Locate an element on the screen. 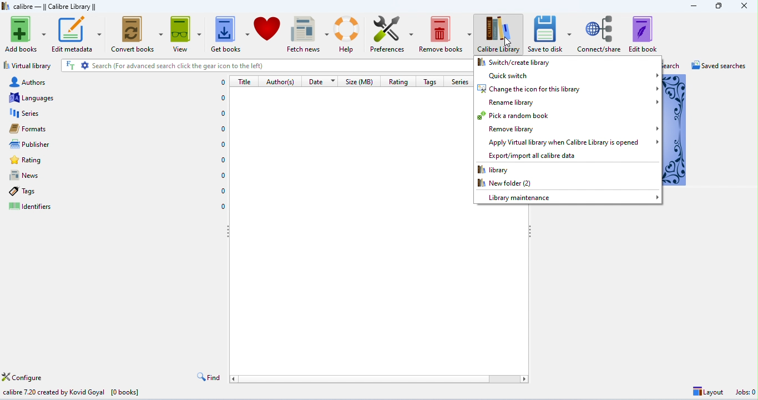  series is located at coordinates (117, 113).